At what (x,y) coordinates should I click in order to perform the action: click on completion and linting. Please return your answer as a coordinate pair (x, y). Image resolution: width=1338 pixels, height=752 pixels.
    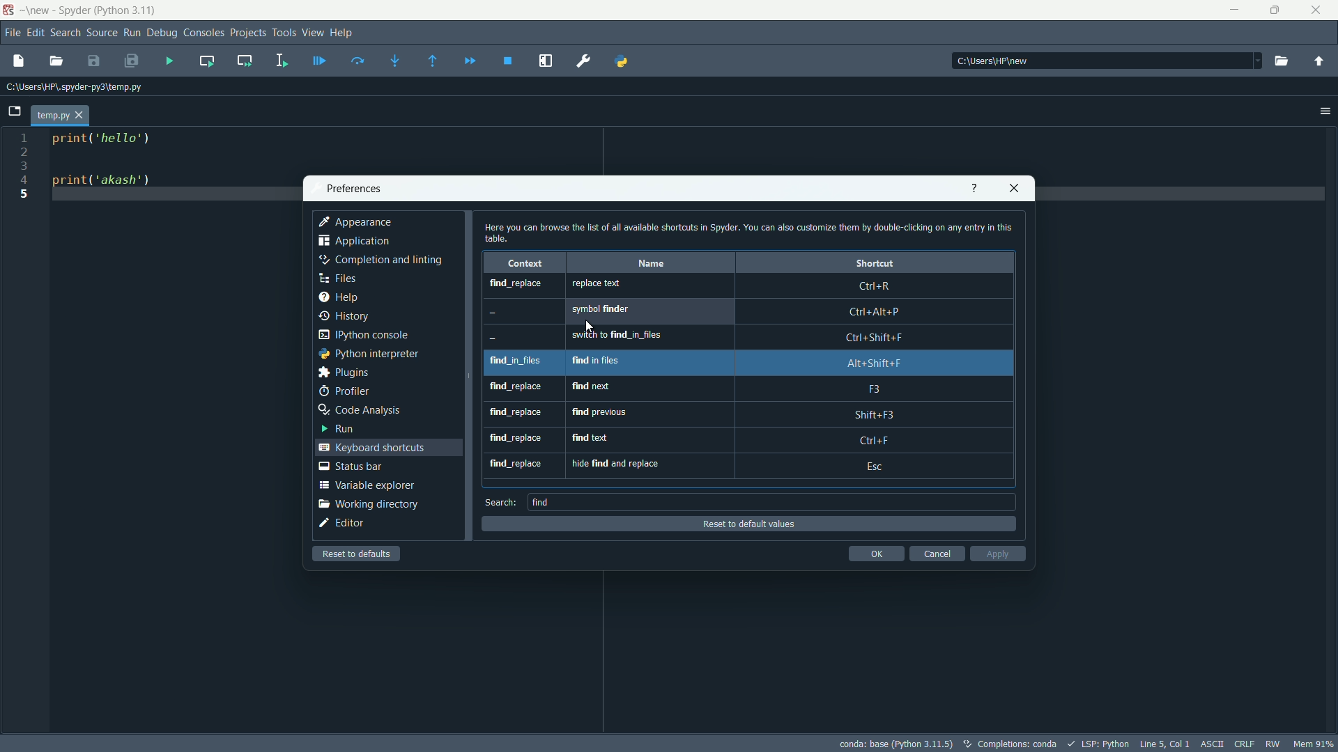
    Looking at the image, I should click on (380, 260).